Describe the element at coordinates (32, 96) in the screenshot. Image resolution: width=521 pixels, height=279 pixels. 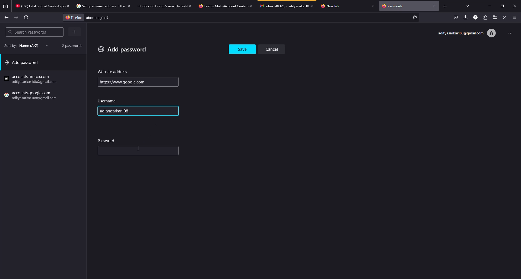
I see `firefox` at that location.